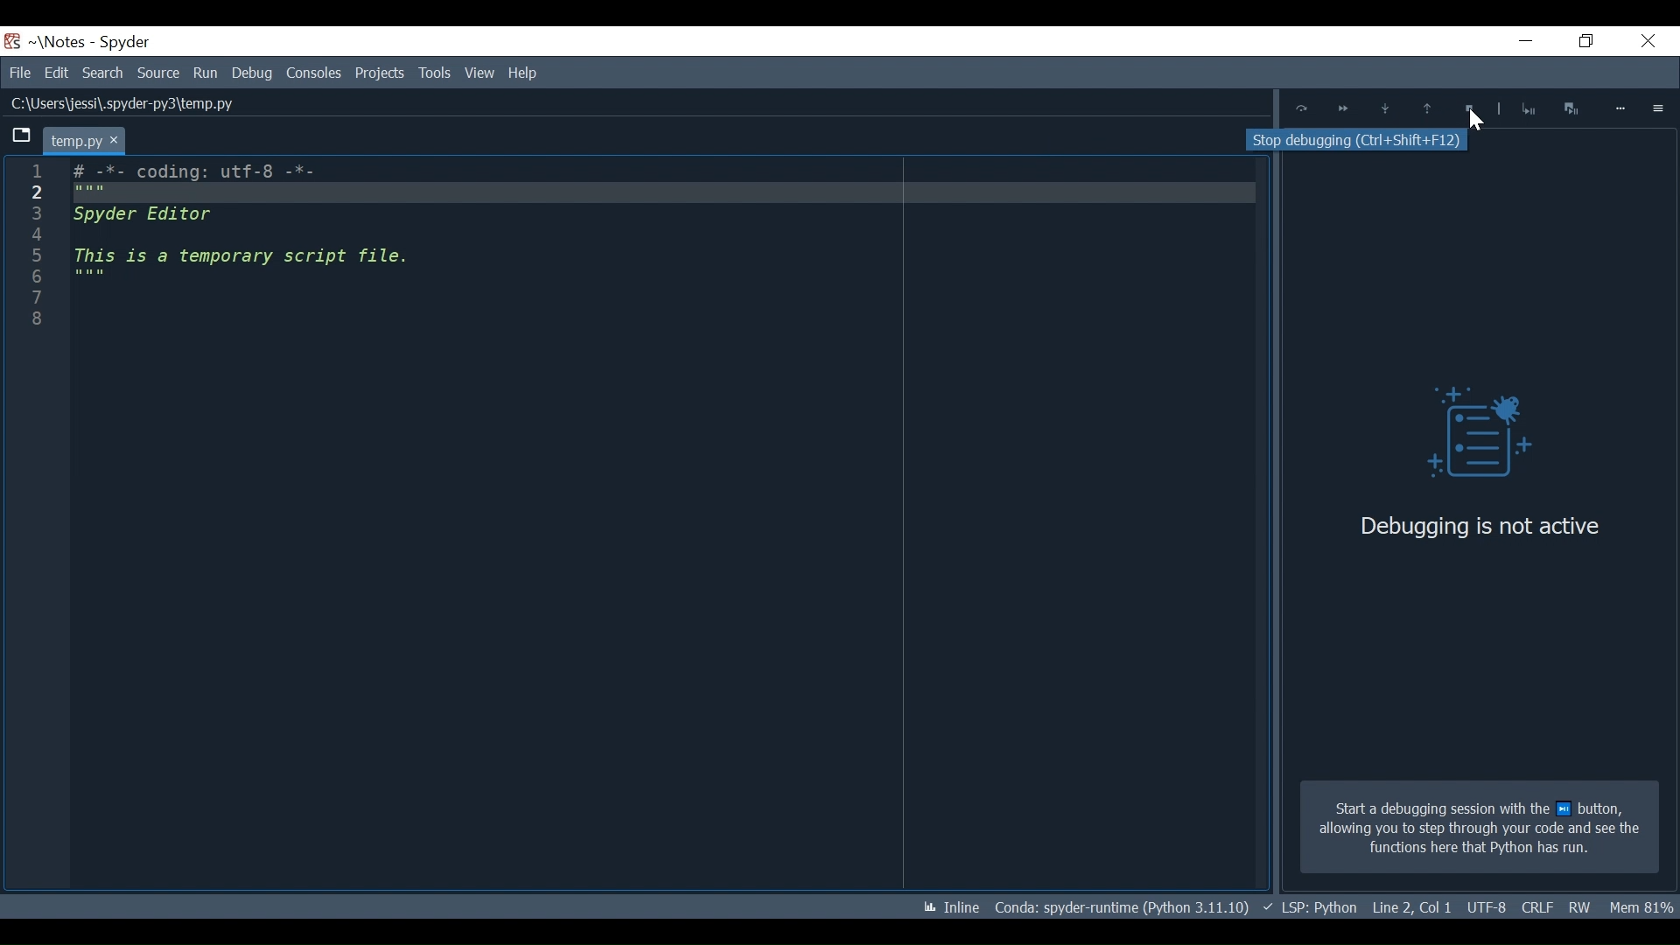 This screenshot has width=1680, height=945. What do you see at coordinates (254, 232) in the screenshot?
I see `Editor` at bounding box center [254, 232].